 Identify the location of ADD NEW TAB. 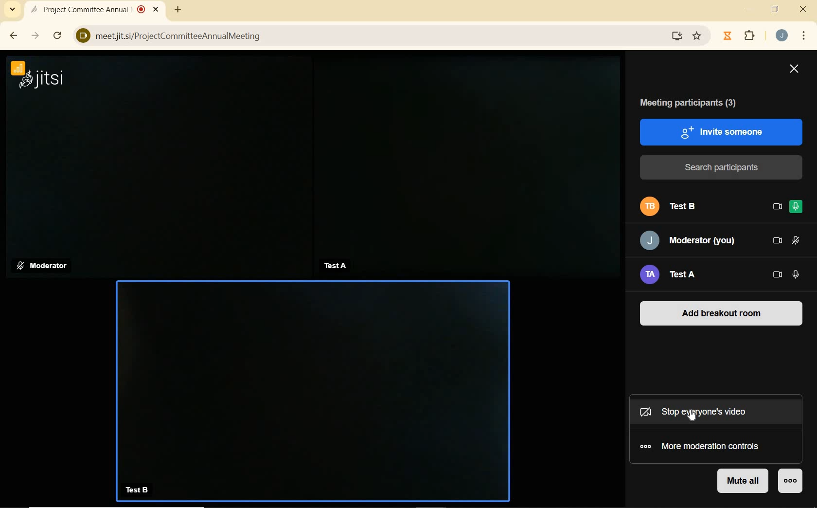
(177, 9).